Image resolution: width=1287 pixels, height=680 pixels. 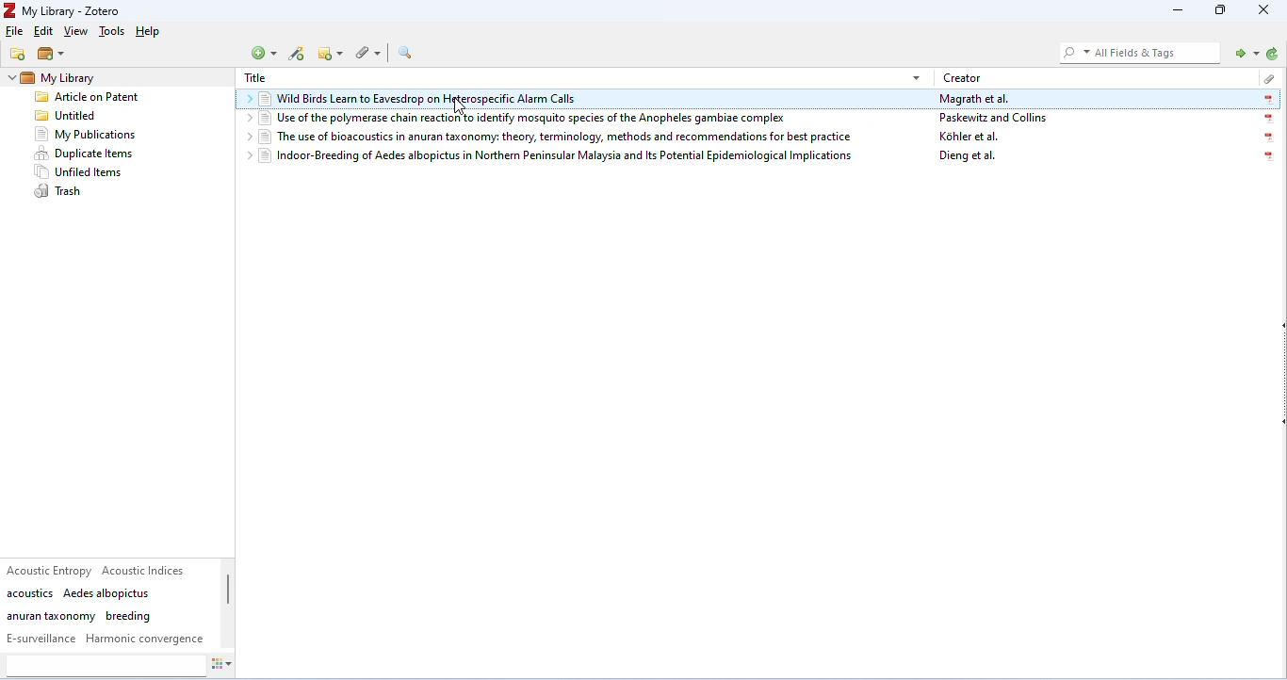 What do you see at coordinates (10, 78) in the screenshot?
I see `drop down` at bounding box center [10, 78].